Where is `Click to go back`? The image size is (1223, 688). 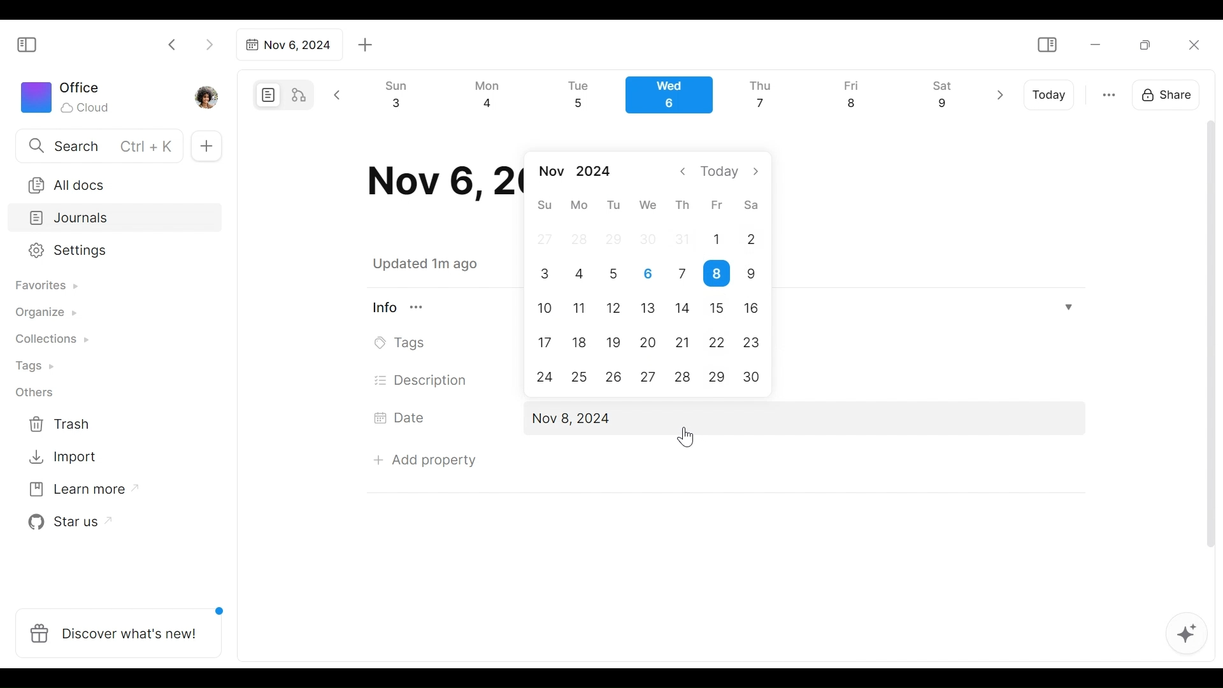
Click to go back is located at coordinates (173, 43).